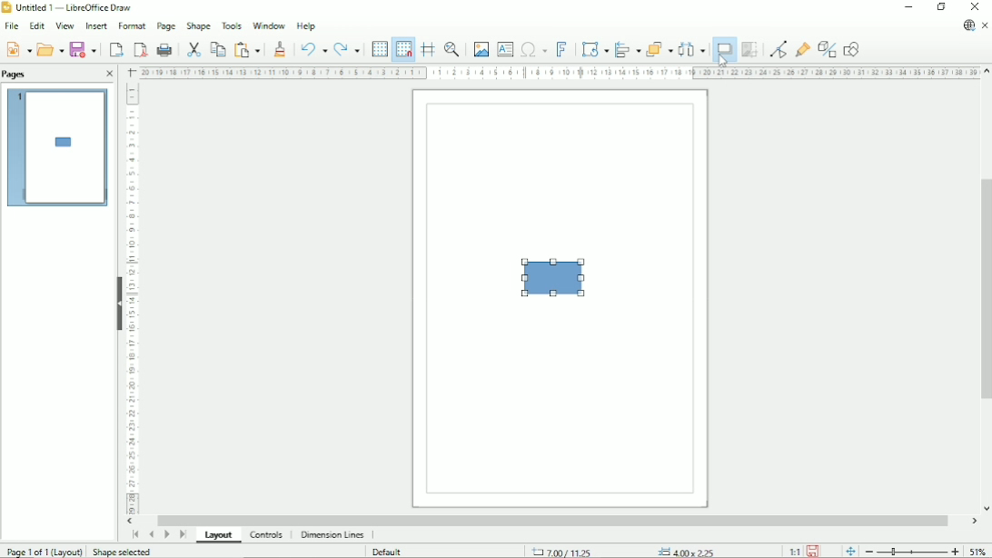 The image size is (992, 558). Describe the element at coordinates (627, 50) in the screenshot. I see `Align objects` at that location.